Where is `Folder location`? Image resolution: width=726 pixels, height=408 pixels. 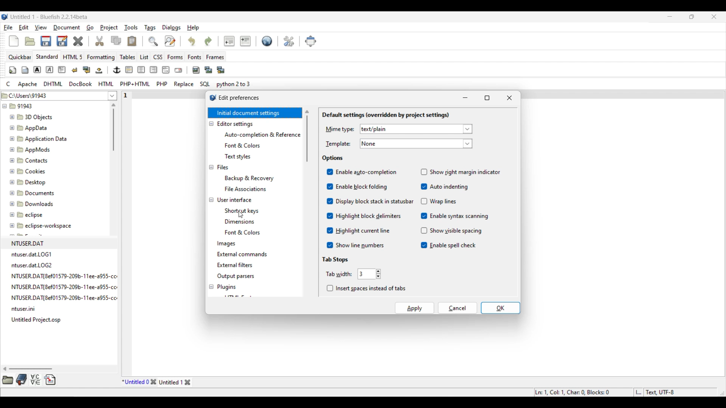
Folder location is located at coordinates (53, 94).